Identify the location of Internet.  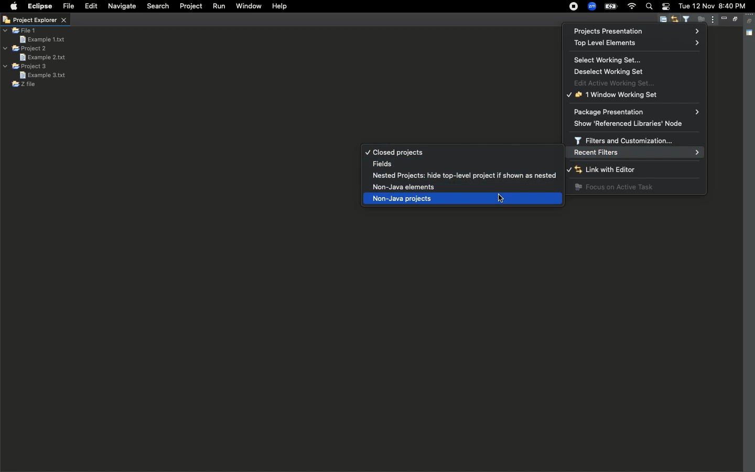
(632, 6).